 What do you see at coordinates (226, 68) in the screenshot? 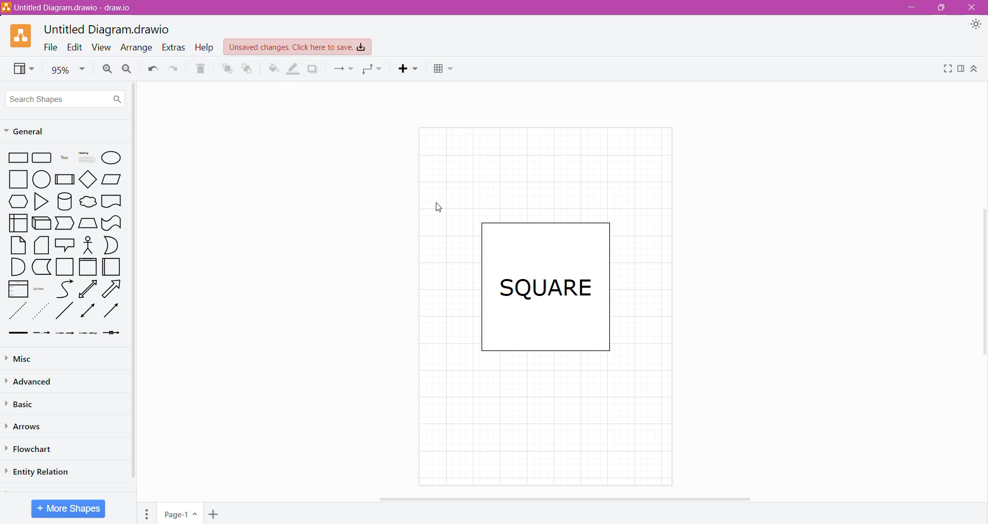
I see `To Front` at bounding box center [226, 68].